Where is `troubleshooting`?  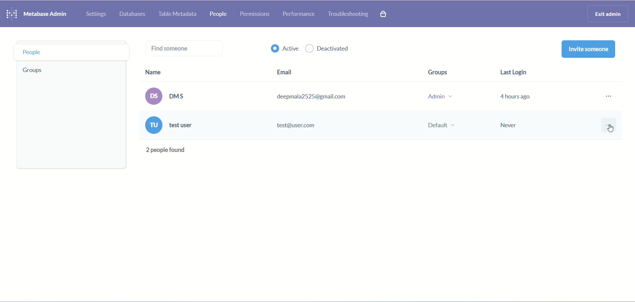
troubleshooting is located at coordinates (348, 14).